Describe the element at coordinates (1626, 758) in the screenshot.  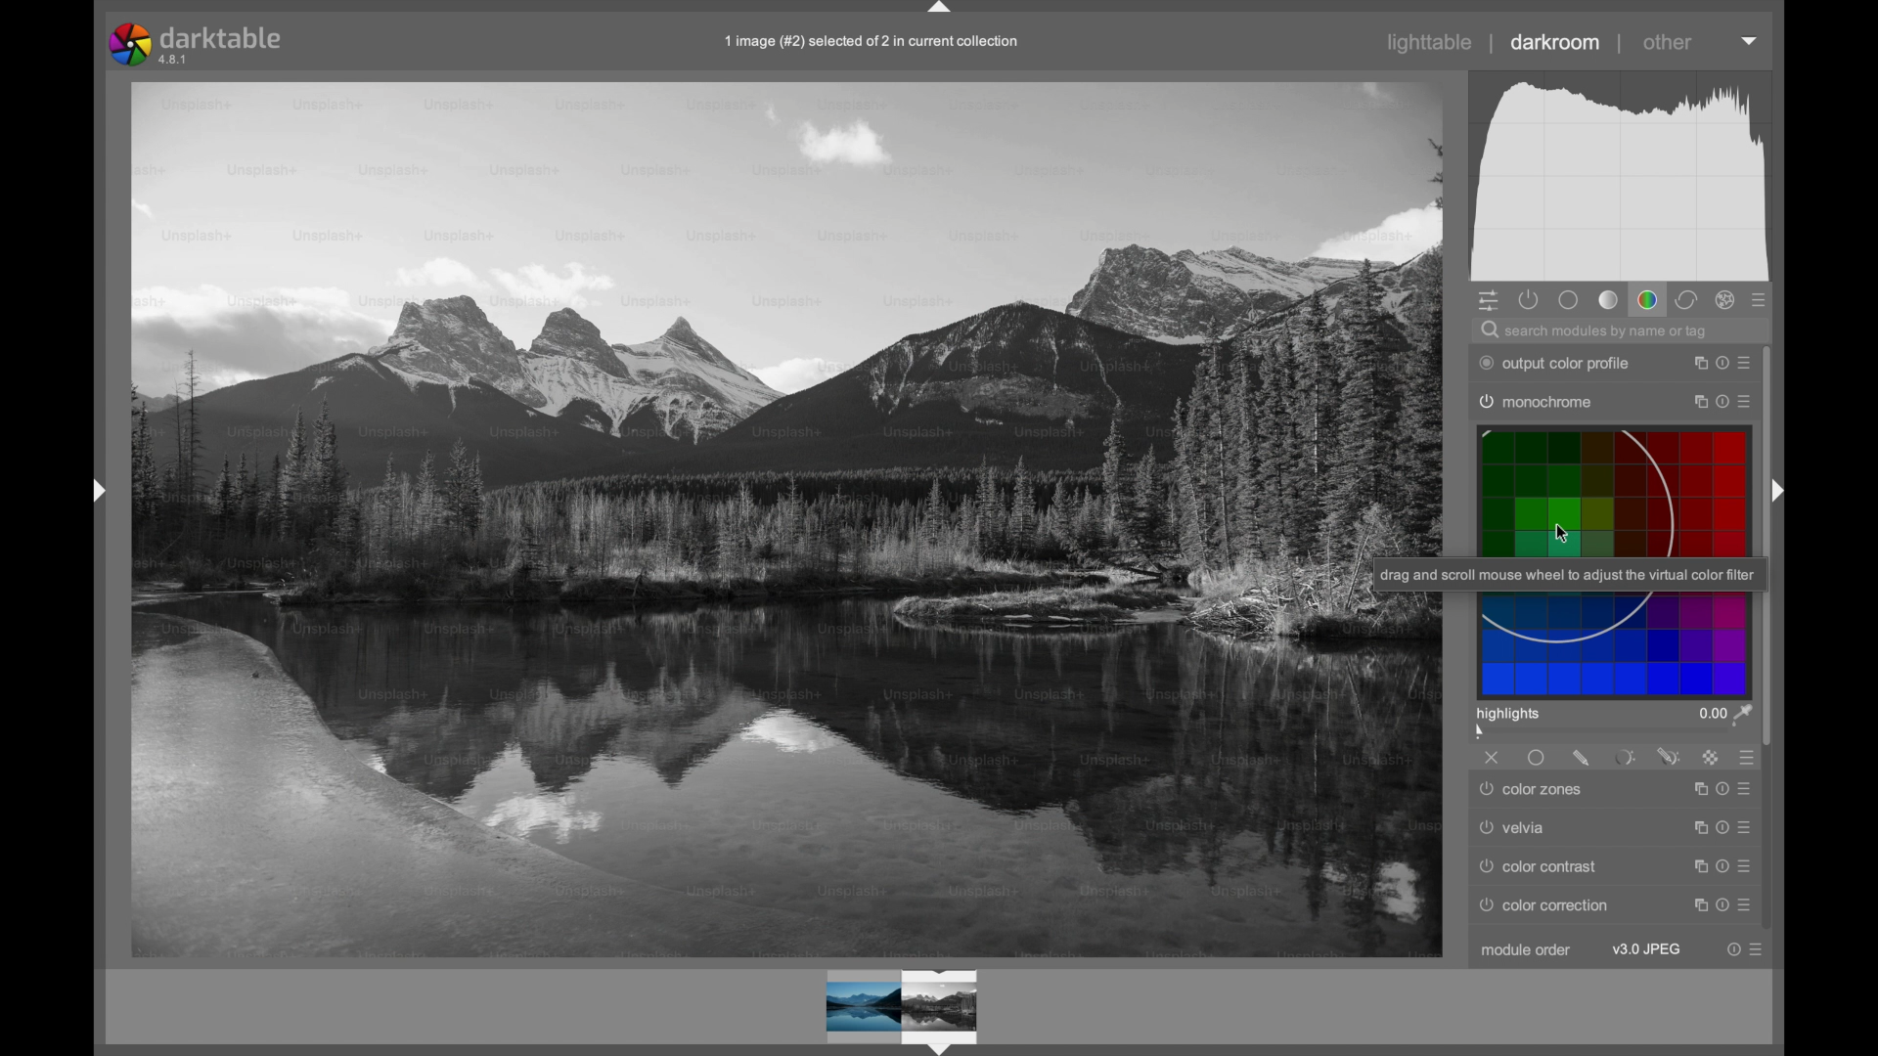
I see `parametric mask` at that location.